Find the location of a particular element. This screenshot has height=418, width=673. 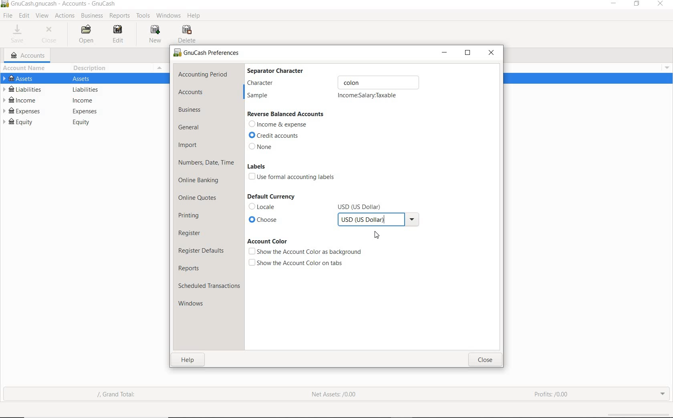

register defaults is located at coordinates (202, 250).